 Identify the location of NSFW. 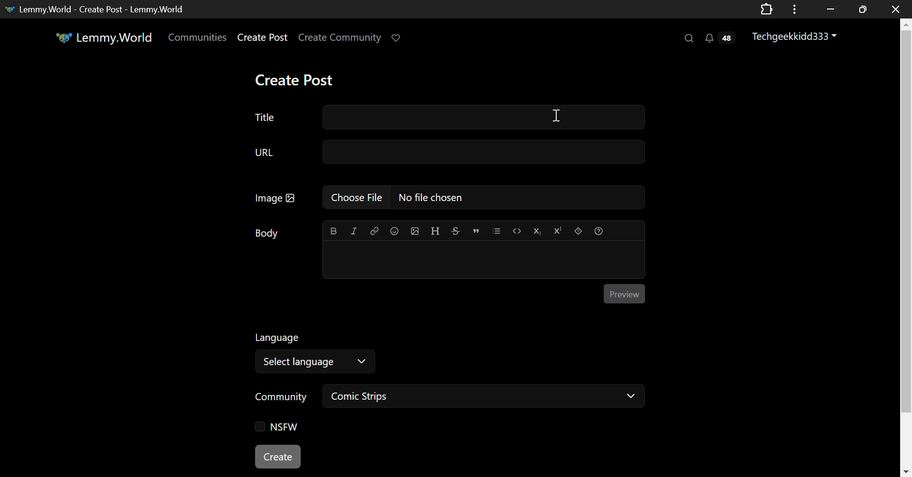
(278, 428).